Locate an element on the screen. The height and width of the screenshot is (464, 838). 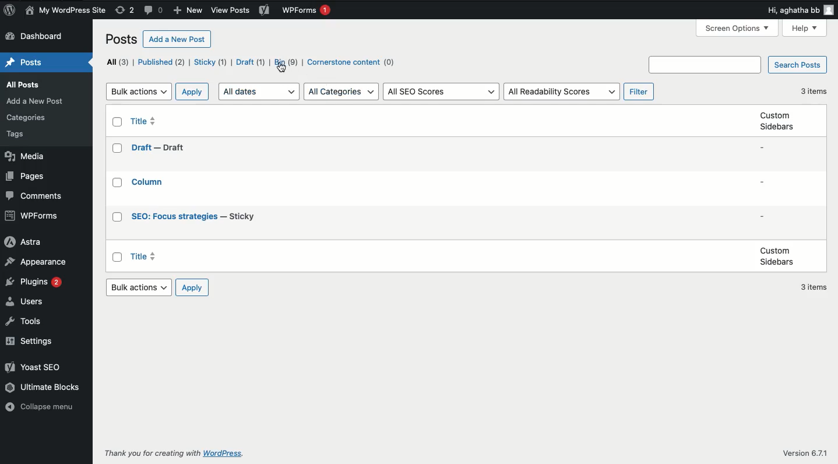
Apply is located at coordinates (192, 92).